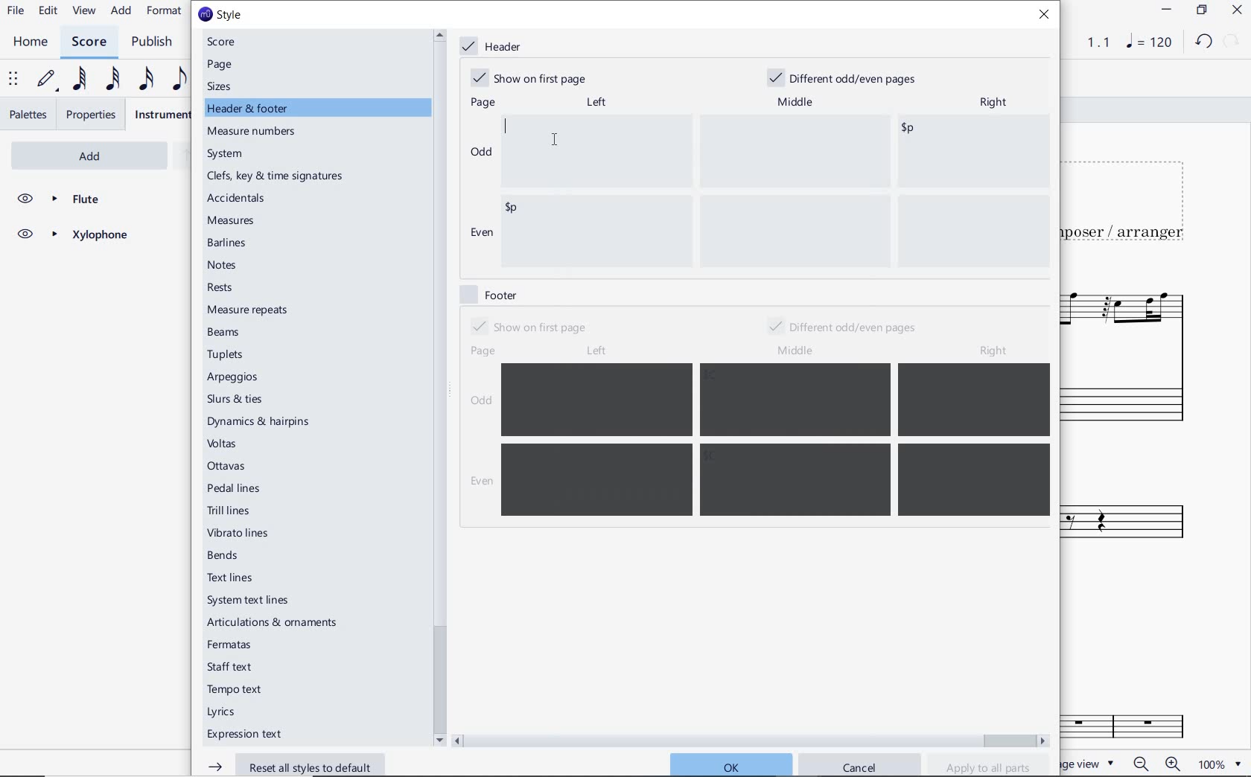 This screenshot has height=777, width=1251. I want to click on 64TH NOTE, so click(77, 80).